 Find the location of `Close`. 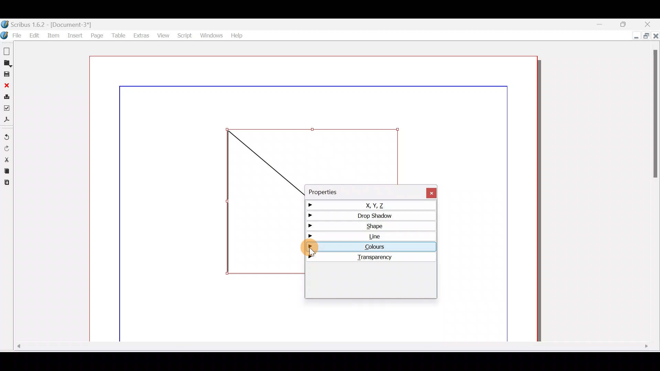

Close is located at coordinates (6, 85).